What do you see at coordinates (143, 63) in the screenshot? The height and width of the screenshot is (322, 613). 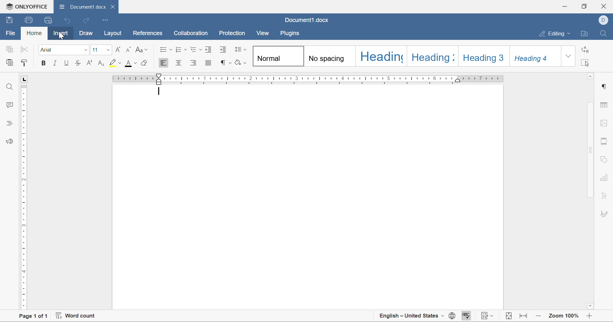 I see `Clear style` at bounding box center [143, 63].